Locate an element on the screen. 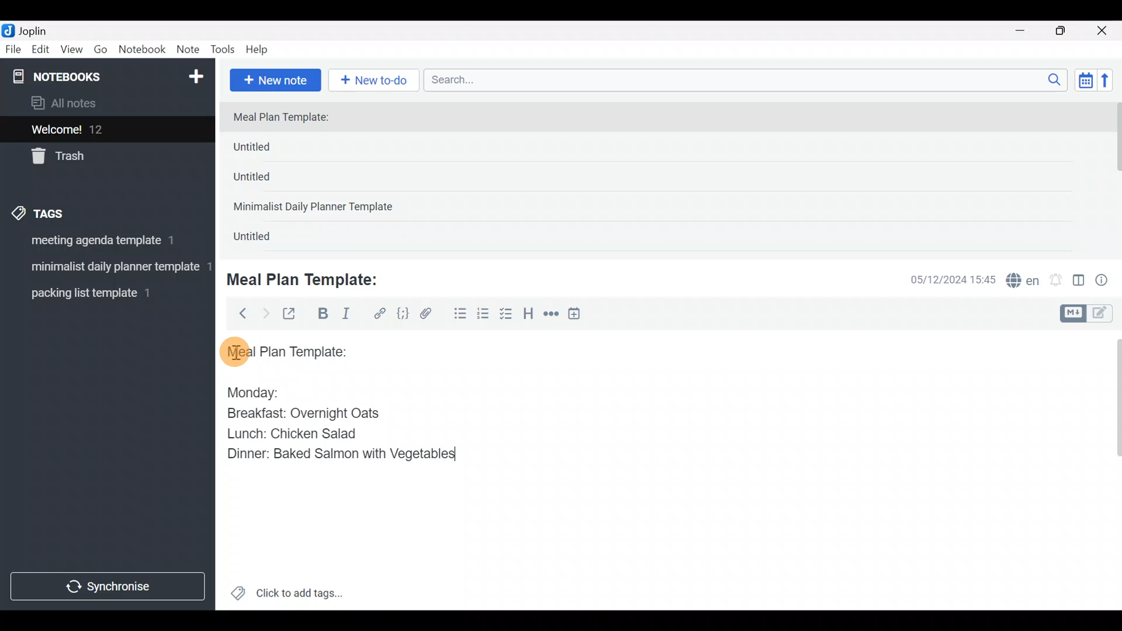  Back is located at coordinates (238, 313).